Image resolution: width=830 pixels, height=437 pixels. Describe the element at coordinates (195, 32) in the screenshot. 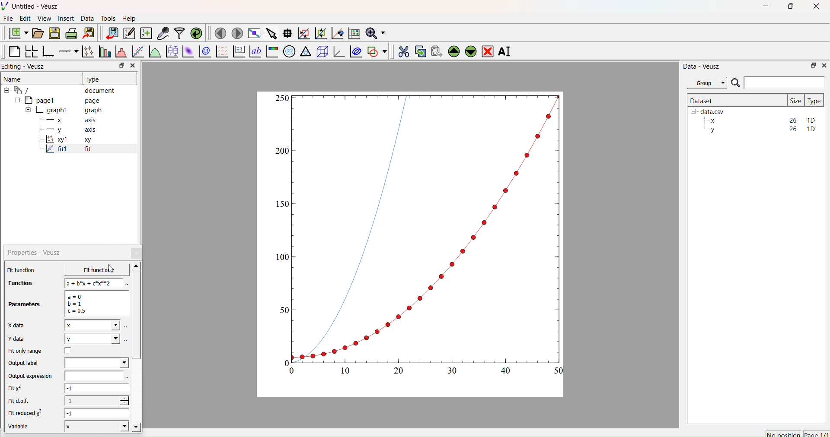

I see `Reload linked dataset` at that location.